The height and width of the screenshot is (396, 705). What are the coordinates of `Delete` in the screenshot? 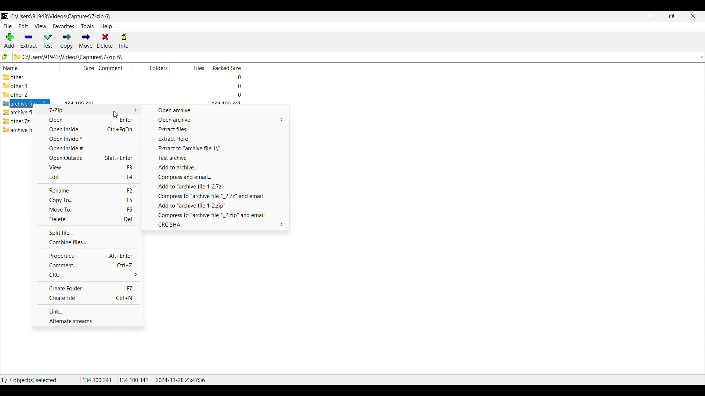 It's located at (88, 219).